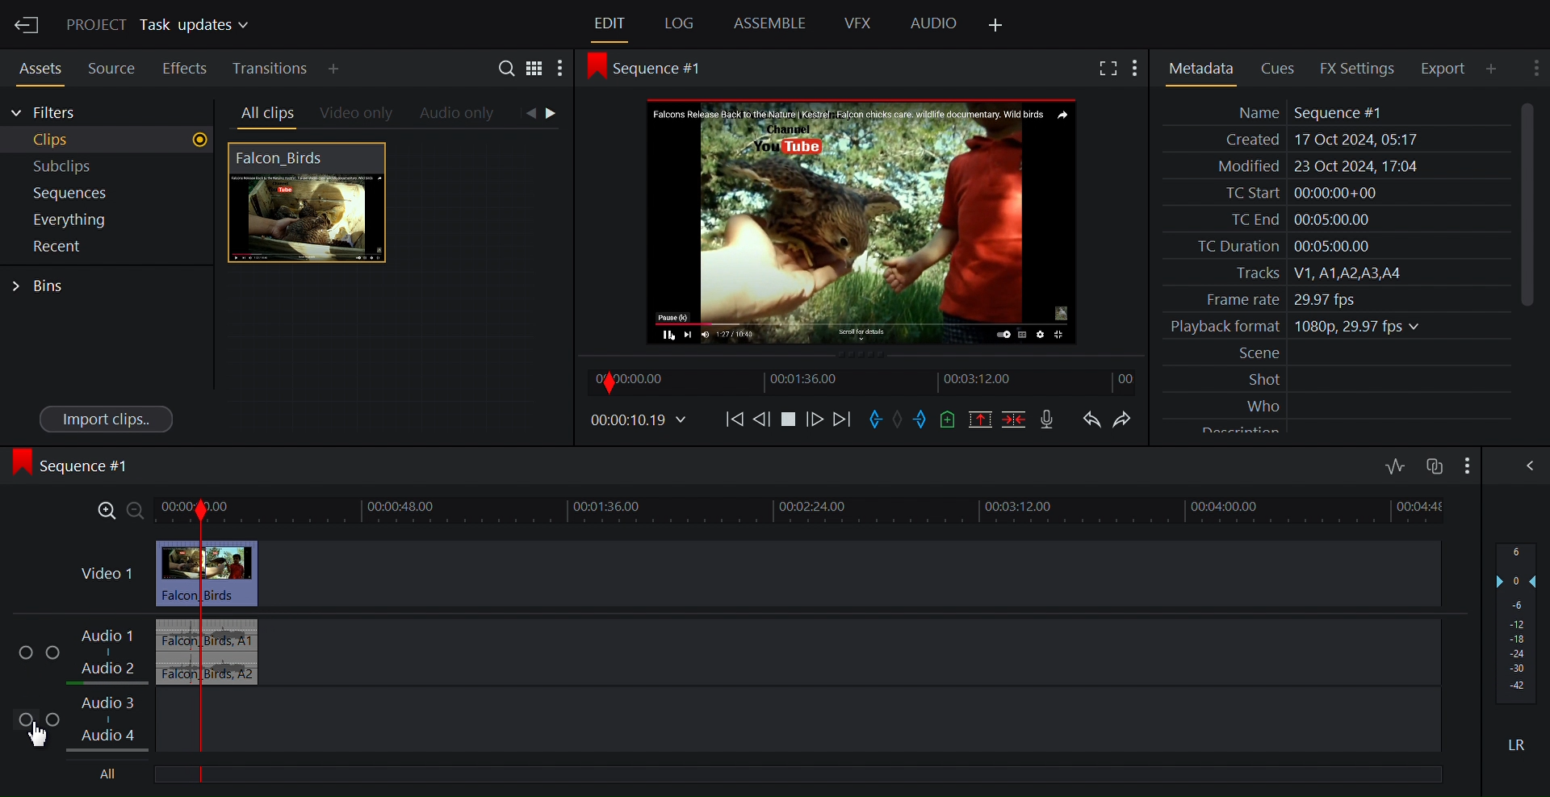 The width and height of the screenshot is (1550, 797). What do you see at coordinates (239, 574) in the screenshot?
I see `video clip` at bounding box center [239, 574].